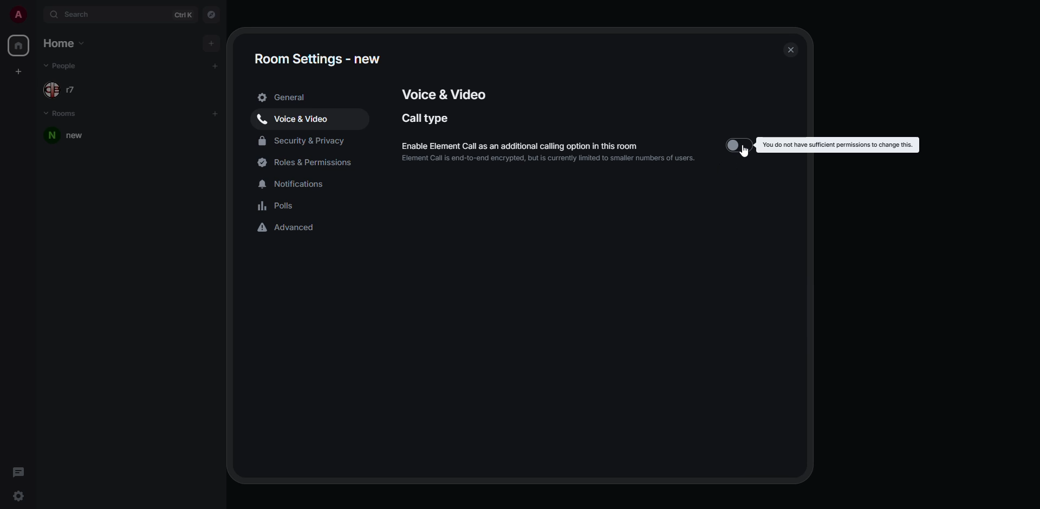  What do you see at coordinates (835, 145) in the screenshot?
I see `you do not have permission to change this` at bounding box center [835, 145].